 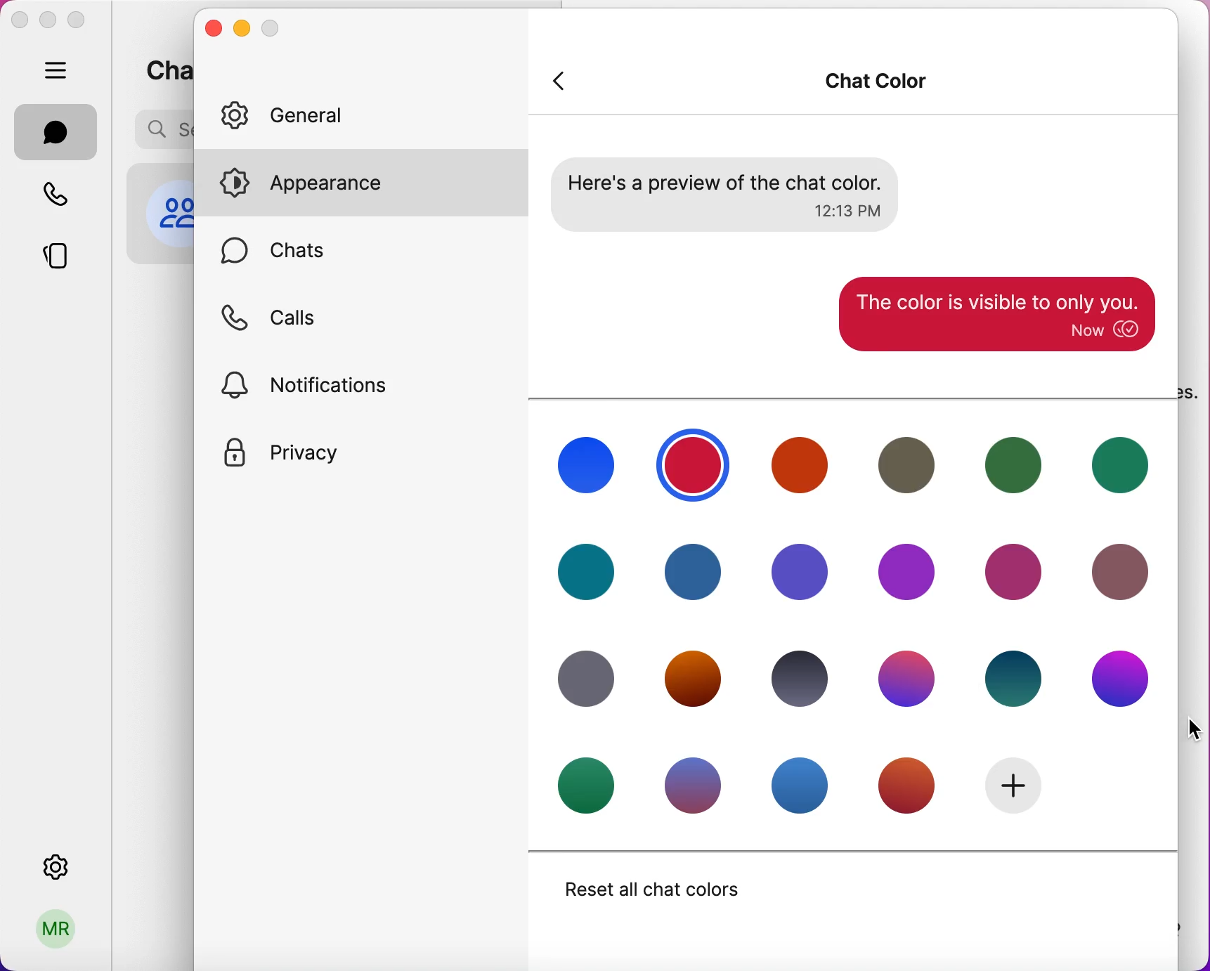 I want to click on chat colors, so click(x=860, y=631).